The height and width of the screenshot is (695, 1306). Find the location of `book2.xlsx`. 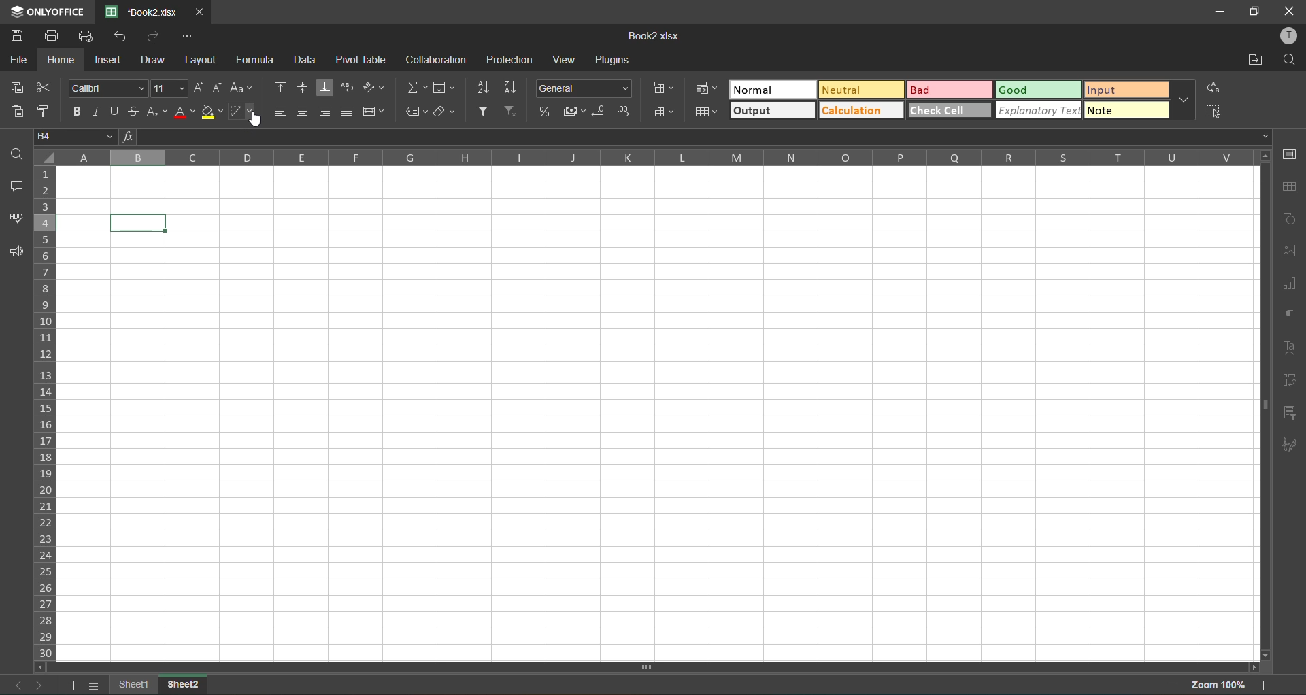

book2.xlsx is located at coordinates (146, 12).